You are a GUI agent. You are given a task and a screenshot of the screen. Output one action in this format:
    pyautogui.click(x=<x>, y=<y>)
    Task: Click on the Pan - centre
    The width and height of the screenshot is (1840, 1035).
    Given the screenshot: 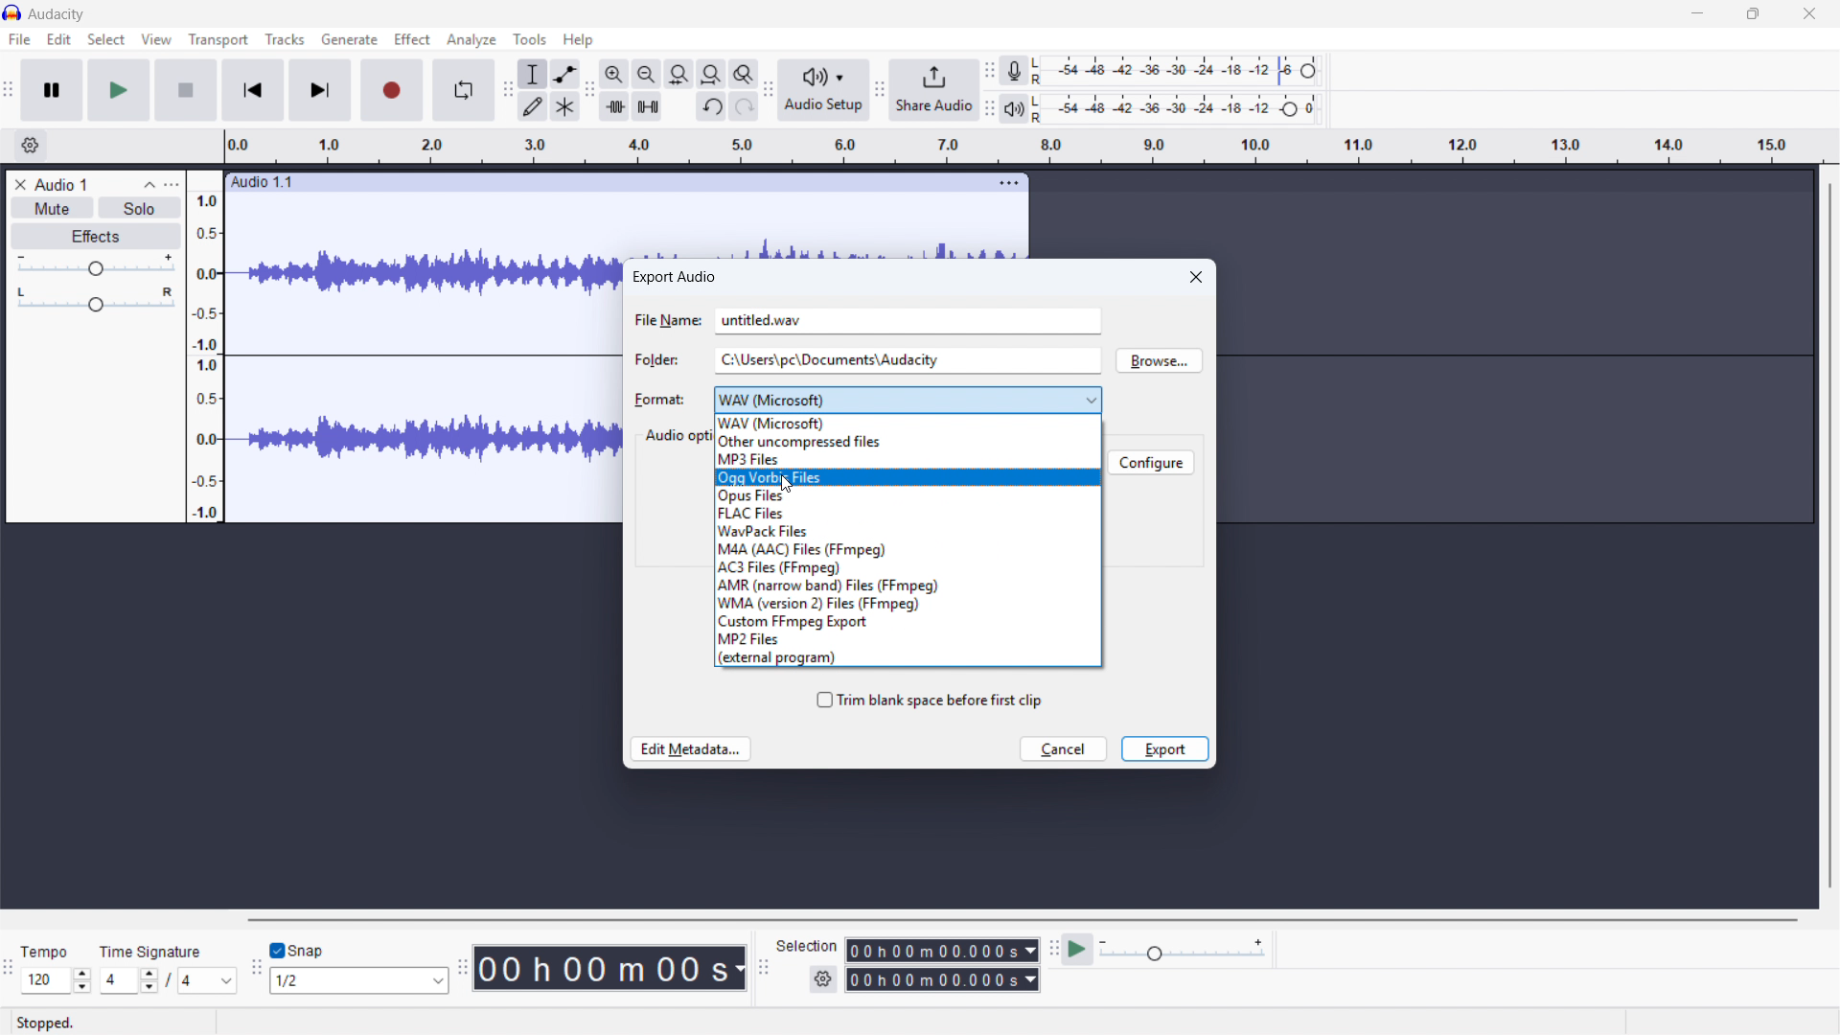 What is the action you would take?
    pyautogui.click(x=96, y=301)
    